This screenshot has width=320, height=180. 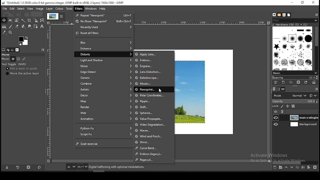 I want to click on delete tool preset, so click(x=28, y=167).